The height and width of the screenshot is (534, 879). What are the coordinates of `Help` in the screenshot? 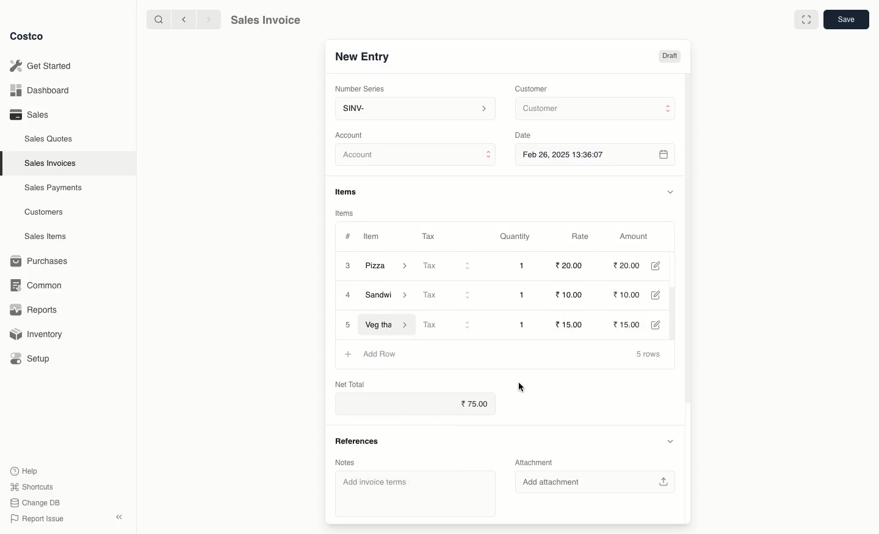 It's located at (25, 470).